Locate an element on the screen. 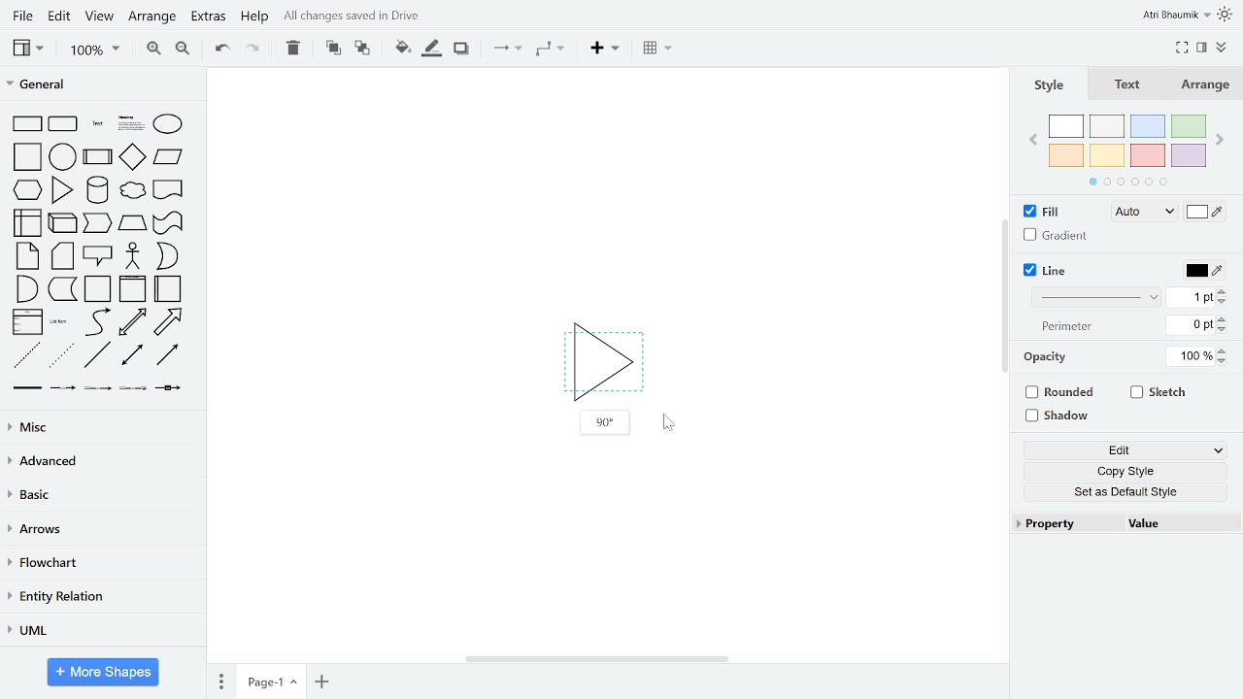  line is located at coordinates (1051, 270).